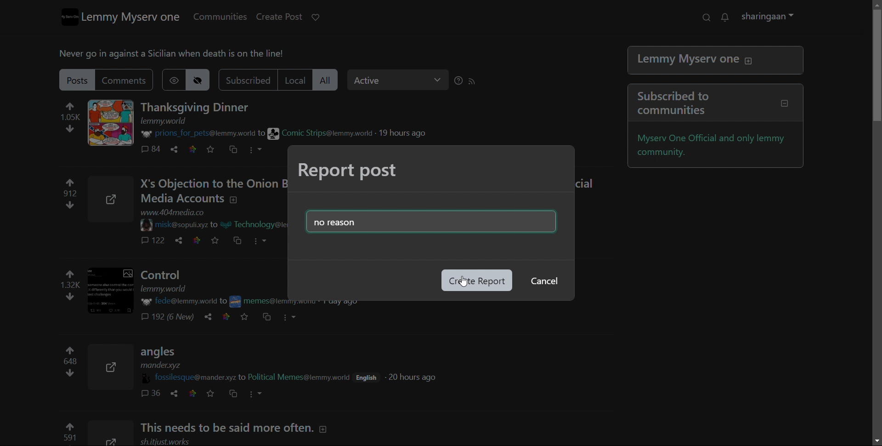 Image resolution: width=882 pixels, height=446 pixels. What do you see at coordinates (718, 103) in the screenshot?
I see `Subscribed to communities` at bounding box center [718, 103].